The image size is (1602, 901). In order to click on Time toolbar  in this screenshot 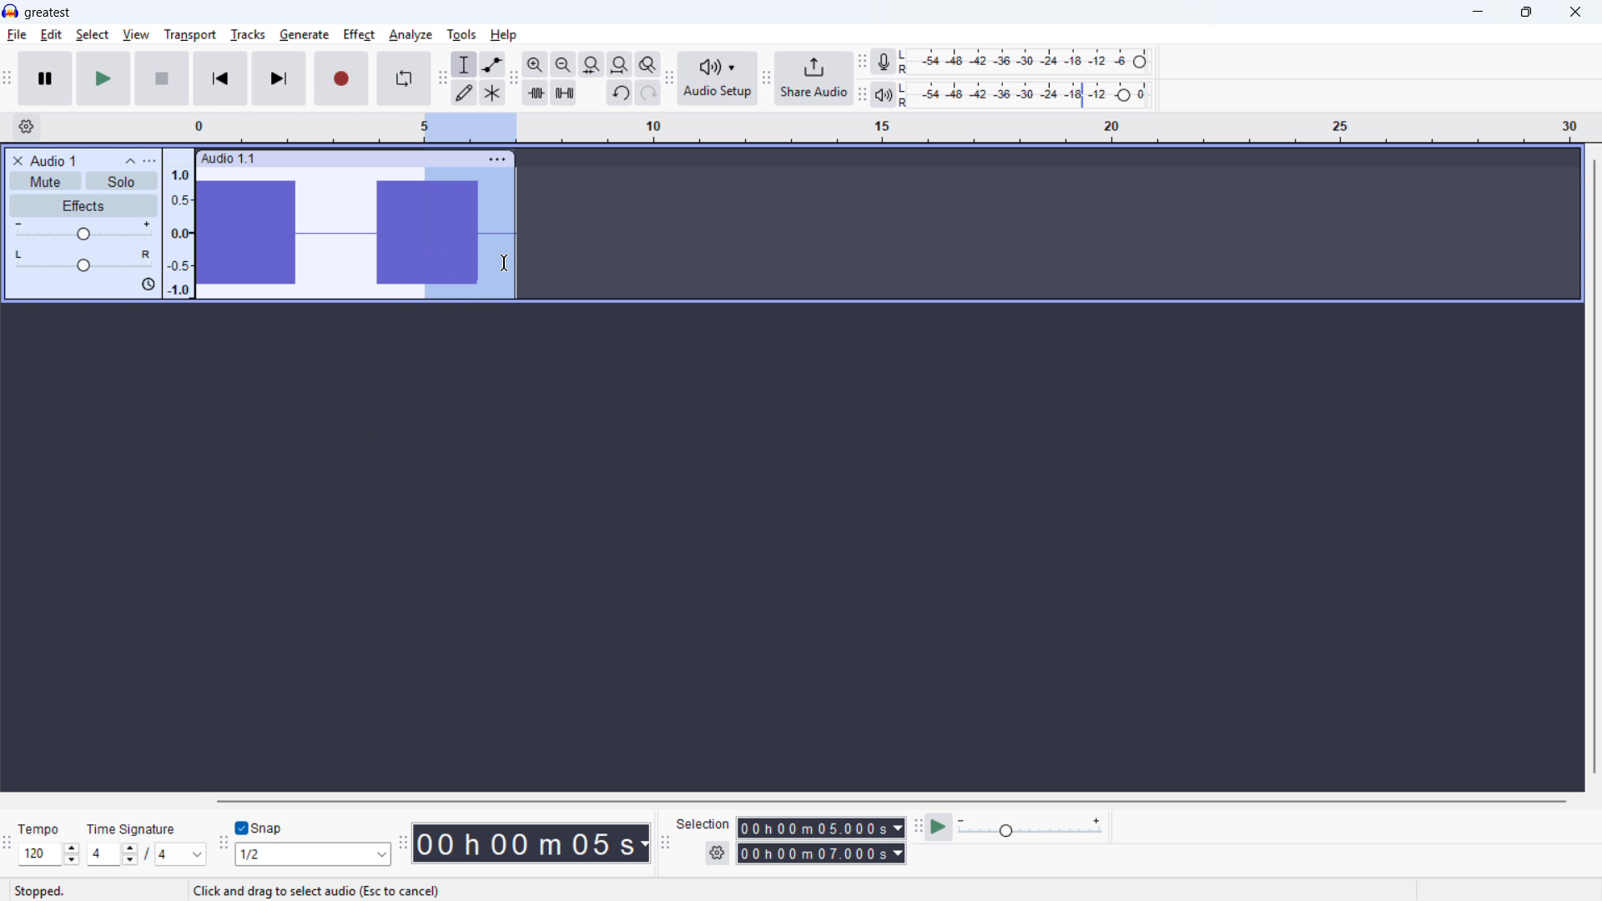, I will do `click(403, 843)`.